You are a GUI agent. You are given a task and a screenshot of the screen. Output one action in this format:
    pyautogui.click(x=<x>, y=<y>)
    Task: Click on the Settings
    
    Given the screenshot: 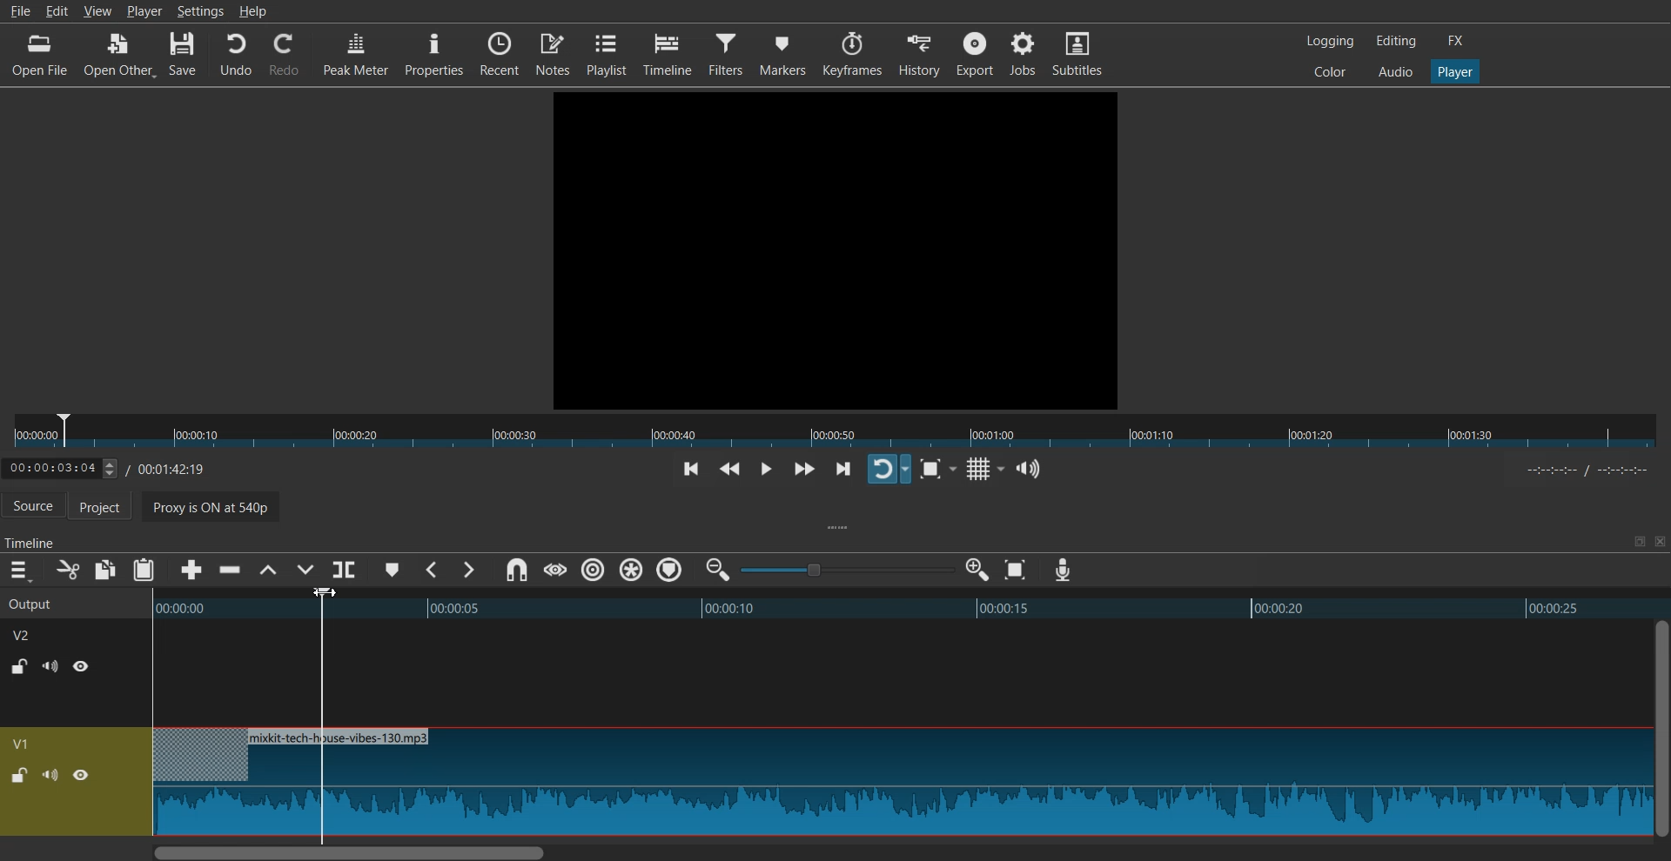 What is the action you would take?
    pyautogui.click(x=200, y=10)
    